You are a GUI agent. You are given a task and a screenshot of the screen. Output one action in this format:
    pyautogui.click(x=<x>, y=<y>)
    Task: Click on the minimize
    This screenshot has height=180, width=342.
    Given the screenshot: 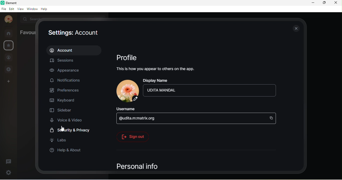 What is the action you would take?
    pyautogui.click(x=313, y=3)
    